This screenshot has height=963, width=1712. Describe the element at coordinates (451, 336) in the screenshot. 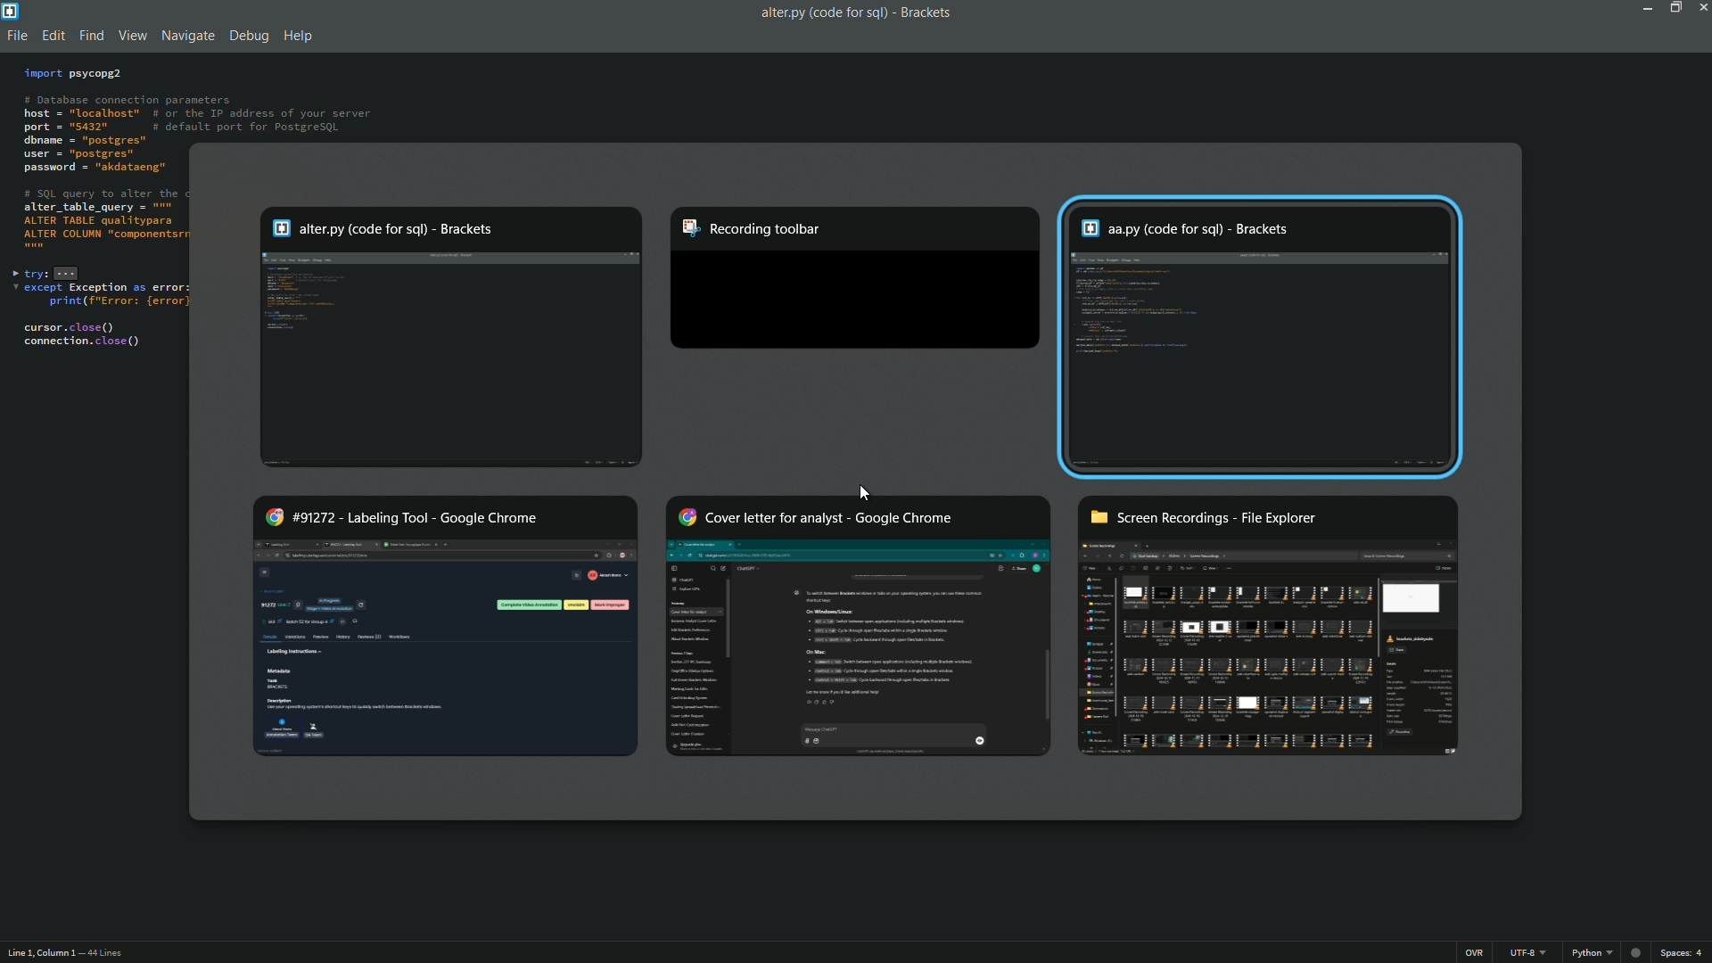

I see `alter.py (code for sq()- Brackets window` at that location.